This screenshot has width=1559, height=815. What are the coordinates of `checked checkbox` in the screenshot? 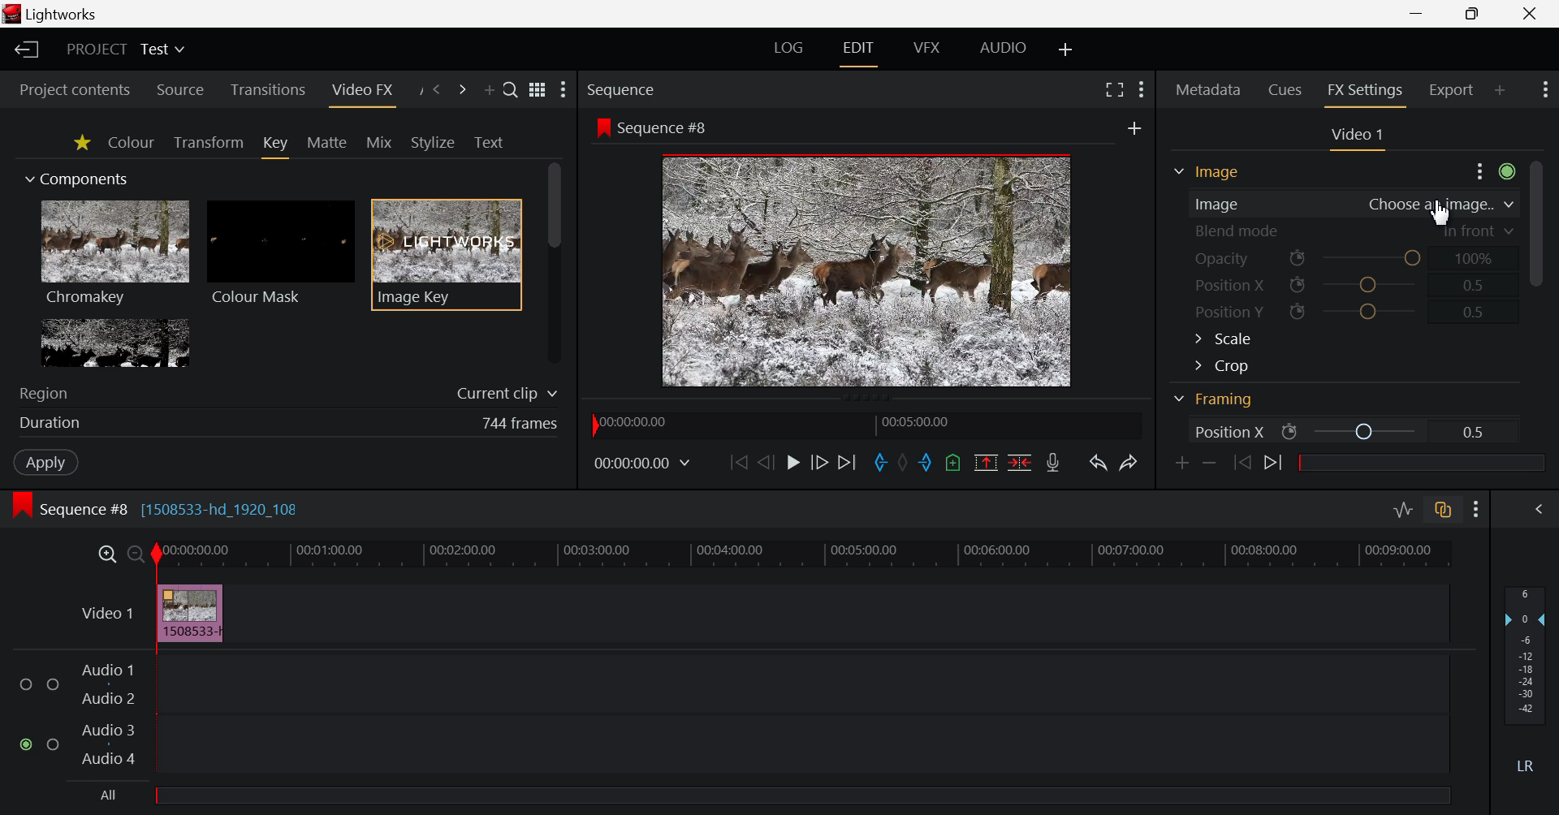 It's located at (26, 743).